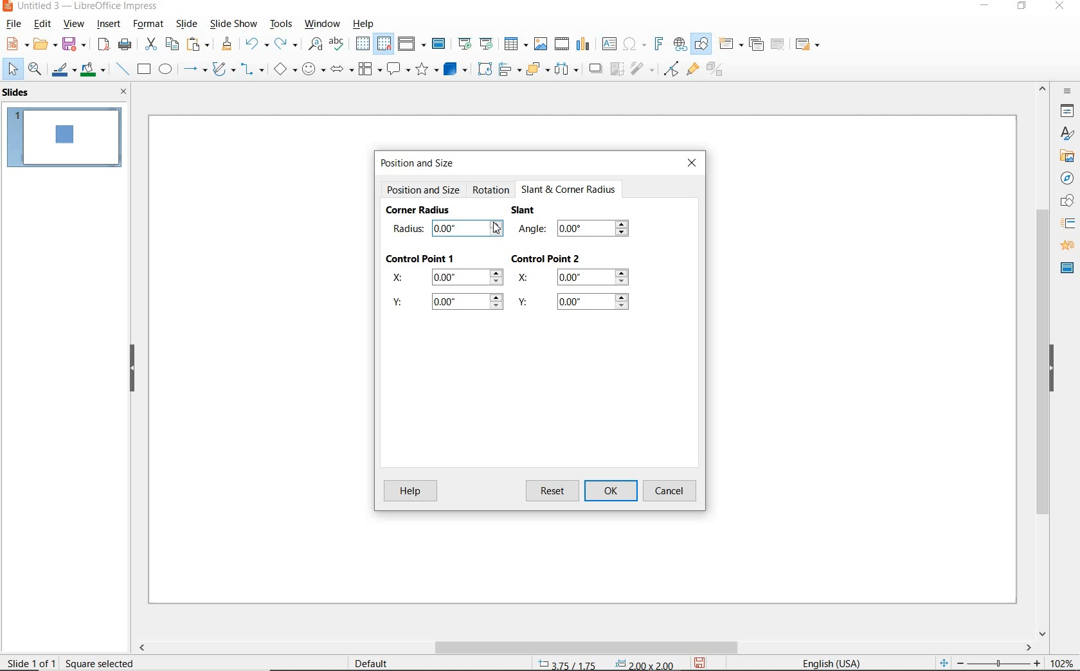 The width and height of the screenshot is (1080, 671). Describe the element at coordinates (94, 69) in the screenshot. I see `fill color` at that location.